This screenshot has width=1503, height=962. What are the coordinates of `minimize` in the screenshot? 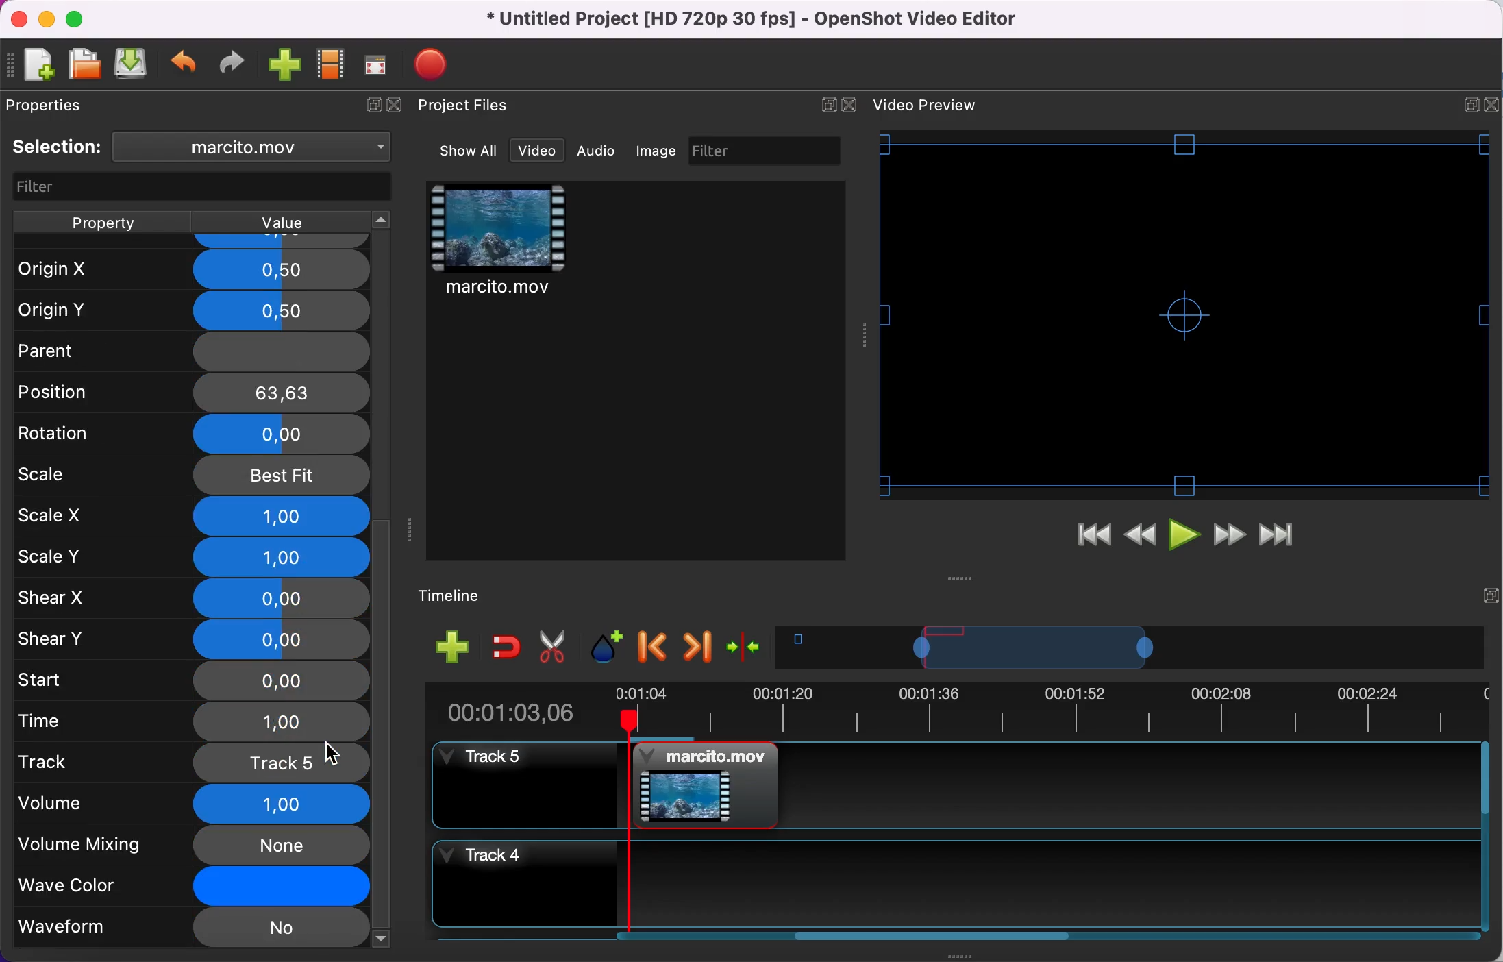 It's located at (46, 18).